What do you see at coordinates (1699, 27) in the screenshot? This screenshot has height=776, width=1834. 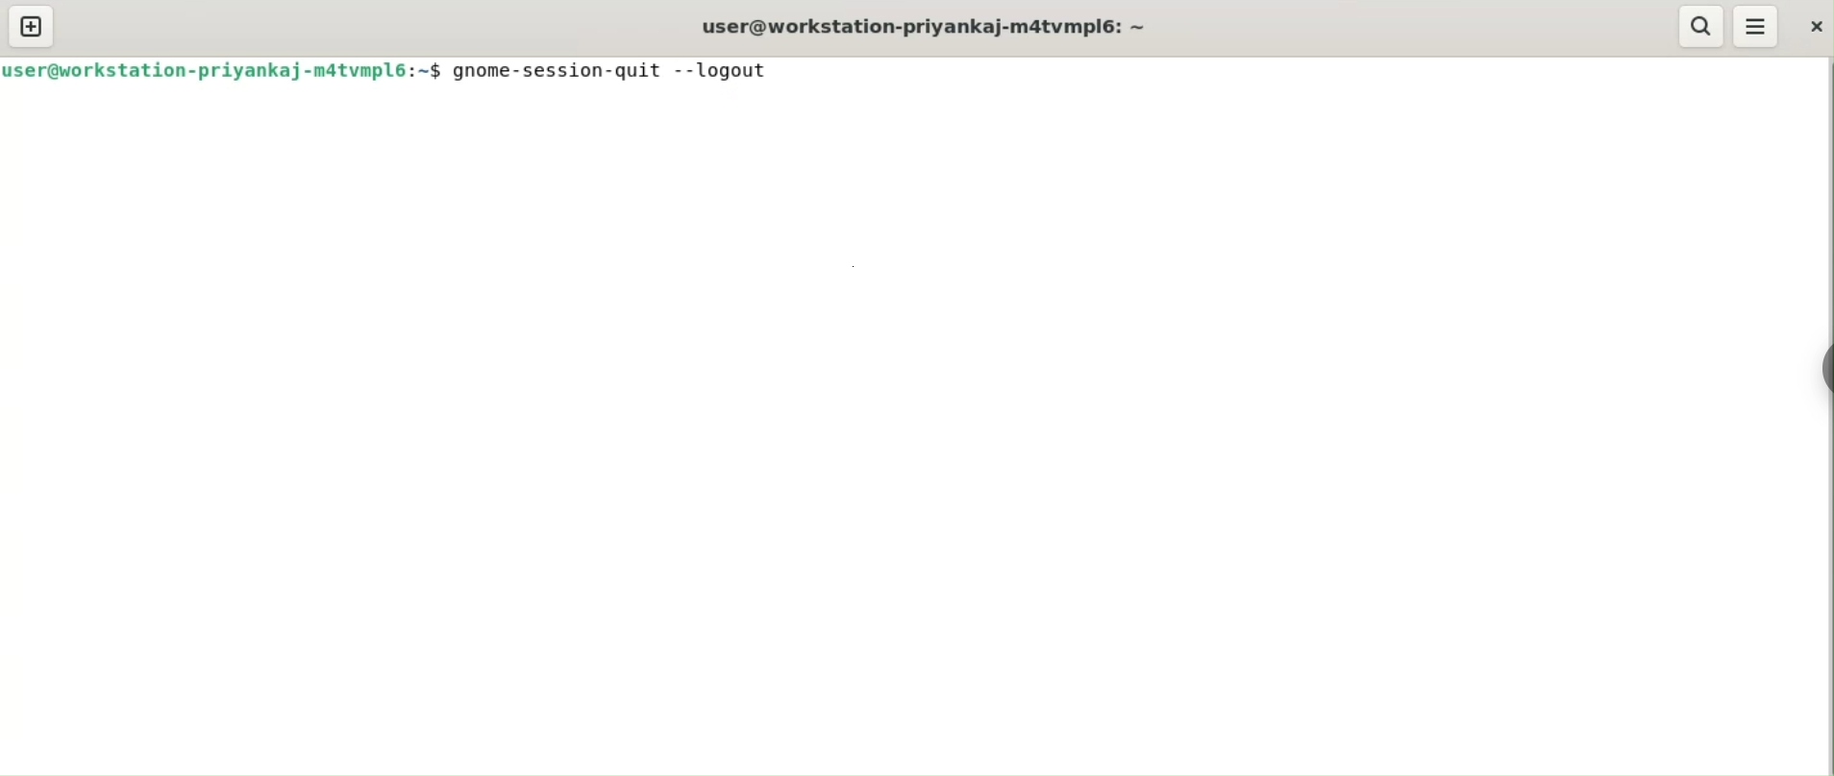 I see `search` at bounding box center [1699, 27].